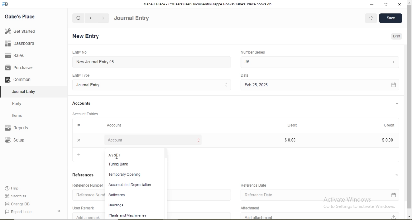 This screenshot has width=412, height=220. What do you see at coordinates (398, 174) in the screenshot?
I see `collapse/expand` at bounding box center [398, 174].